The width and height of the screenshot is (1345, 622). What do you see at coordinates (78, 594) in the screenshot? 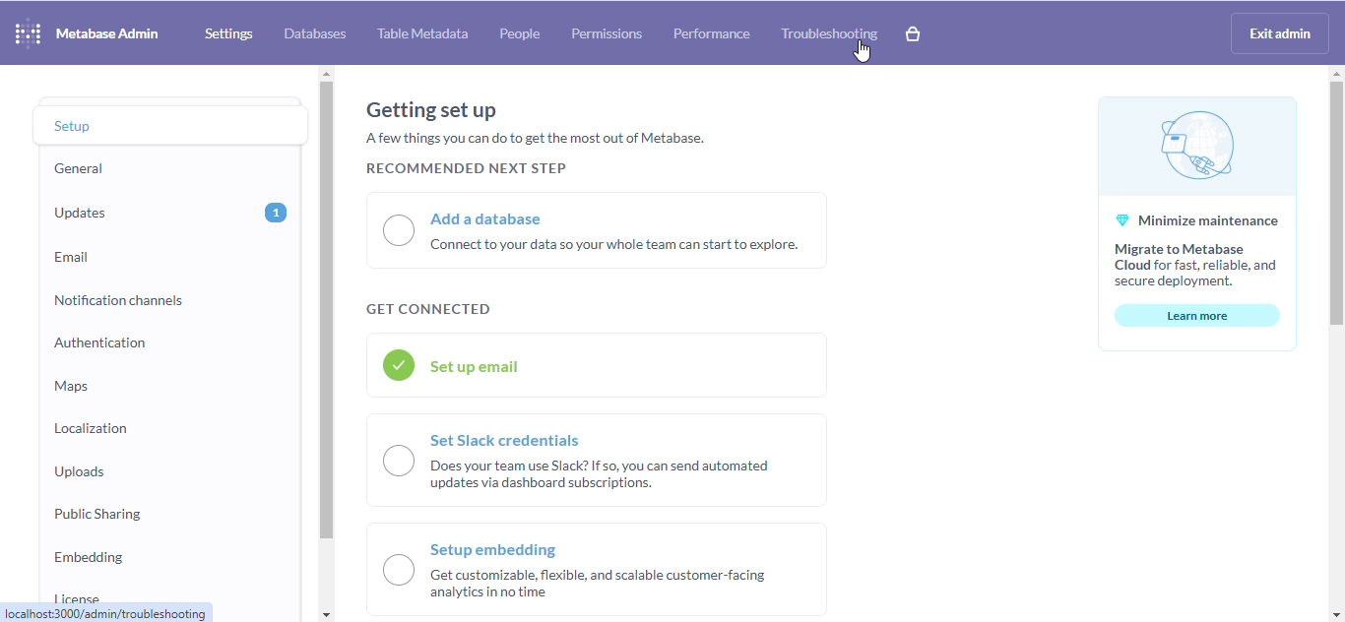
I see `license` at bounding box center [78, 594].